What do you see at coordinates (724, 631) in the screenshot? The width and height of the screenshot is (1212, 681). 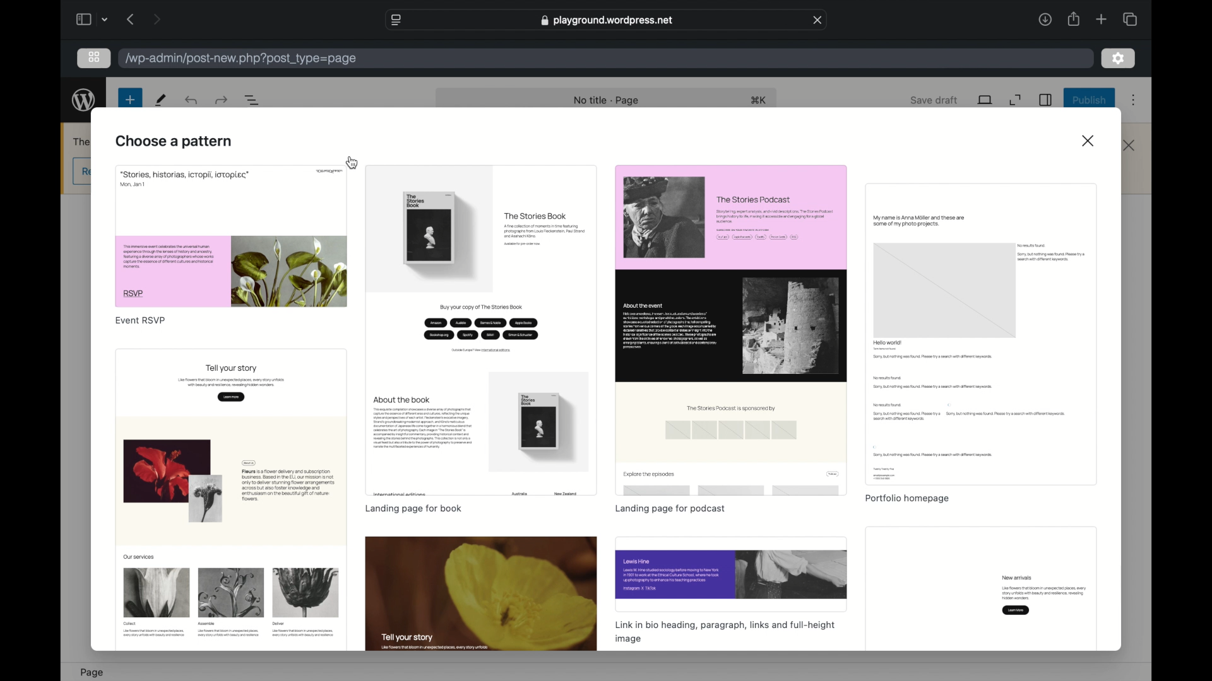 I see `link in bio heading, paragraph, links and full height image` at bounding box center [724, 631].